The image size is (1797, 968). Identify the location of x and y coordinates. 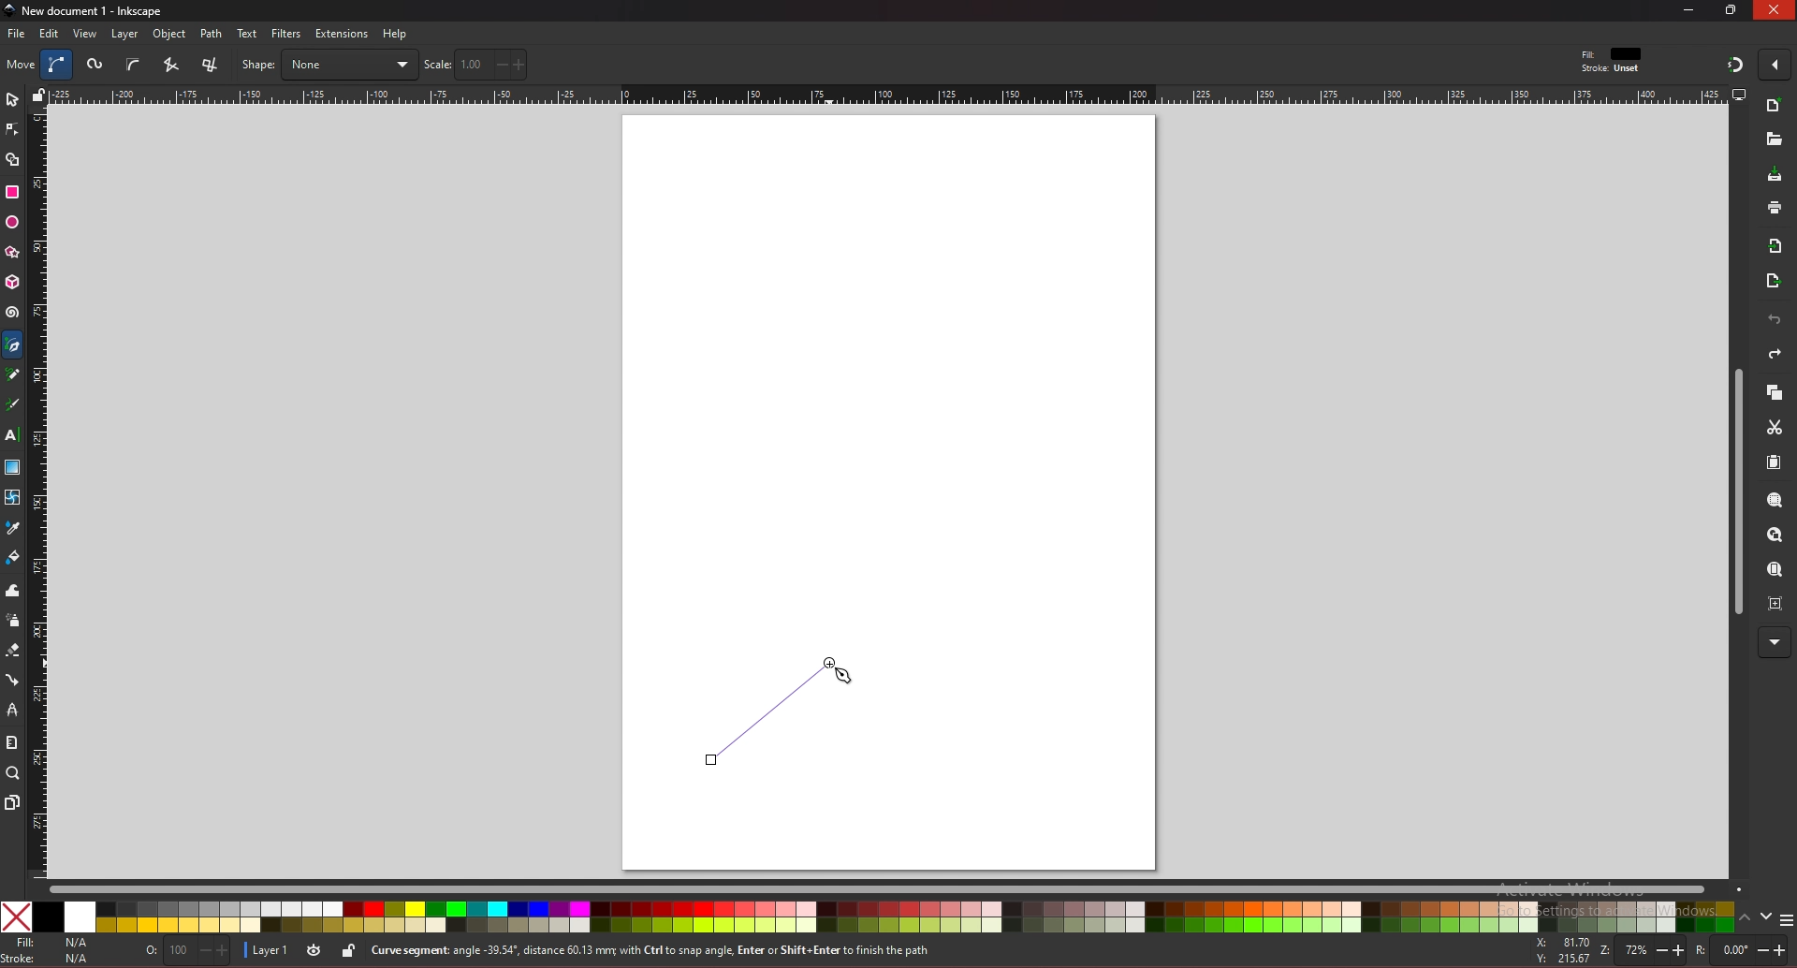
(1561, 950).